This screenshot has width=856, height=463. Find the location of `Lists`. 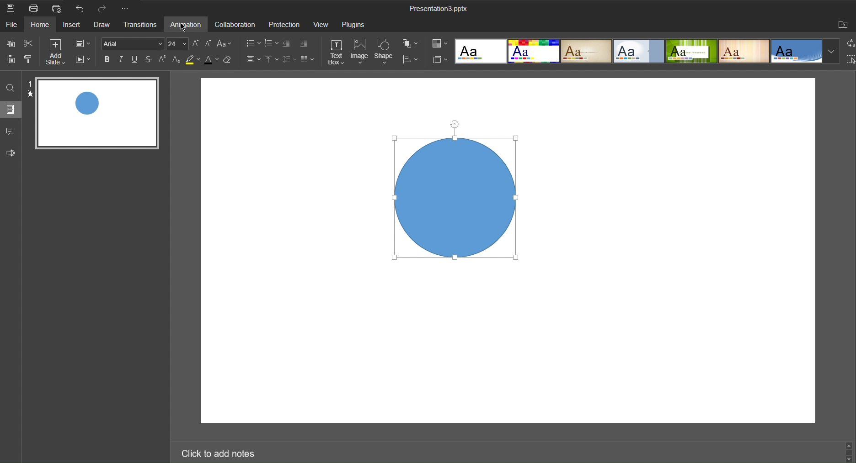

Lists is located at coordinates (272, 42).